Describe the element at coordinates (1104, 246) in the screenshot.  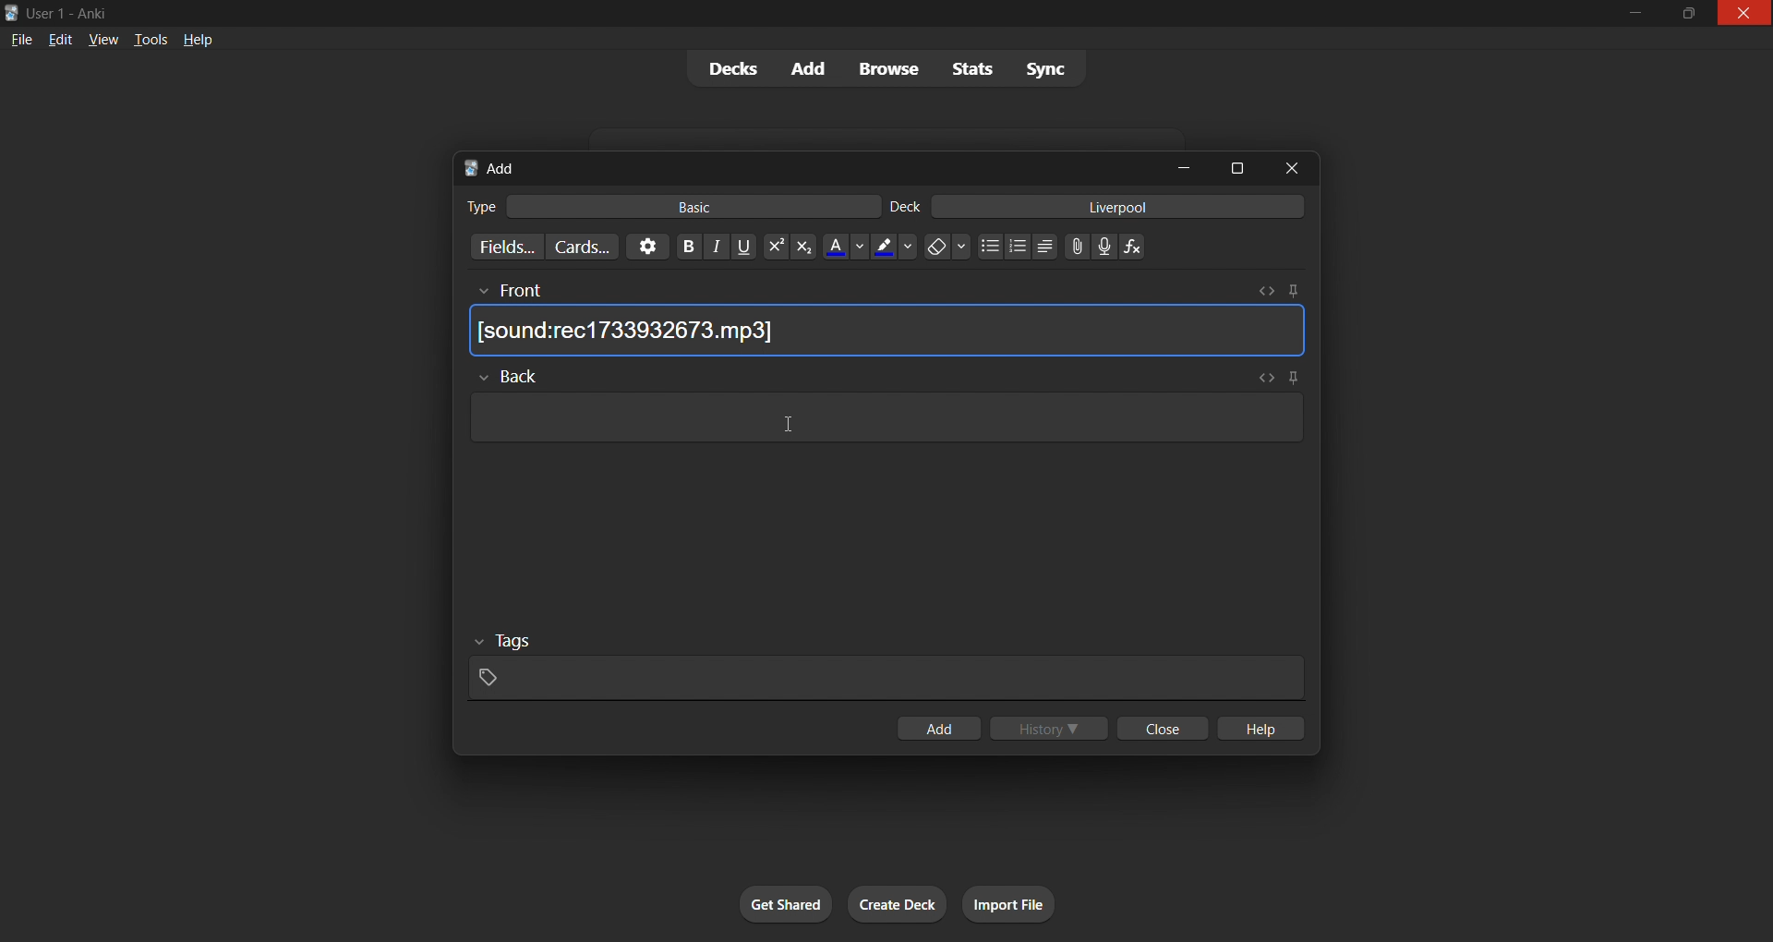
I see `add audio` at that location.